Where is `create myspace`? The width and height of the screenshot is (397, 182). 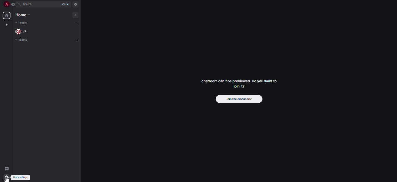
create myspace is located at coordinates (6, 24).